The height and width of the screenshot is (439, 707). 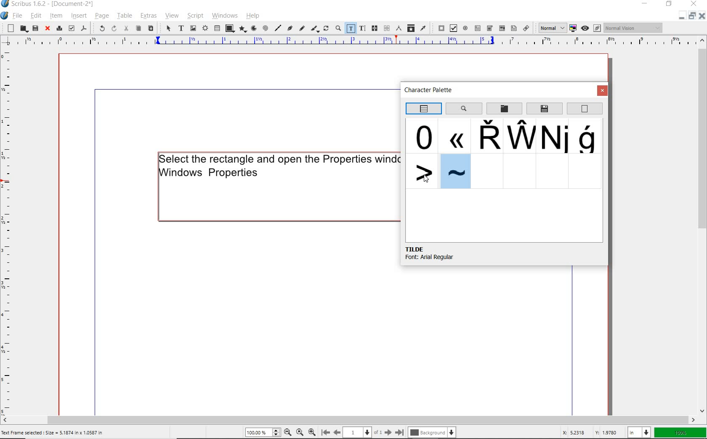 I want to click on default zoom, so click(x=299, y=431).